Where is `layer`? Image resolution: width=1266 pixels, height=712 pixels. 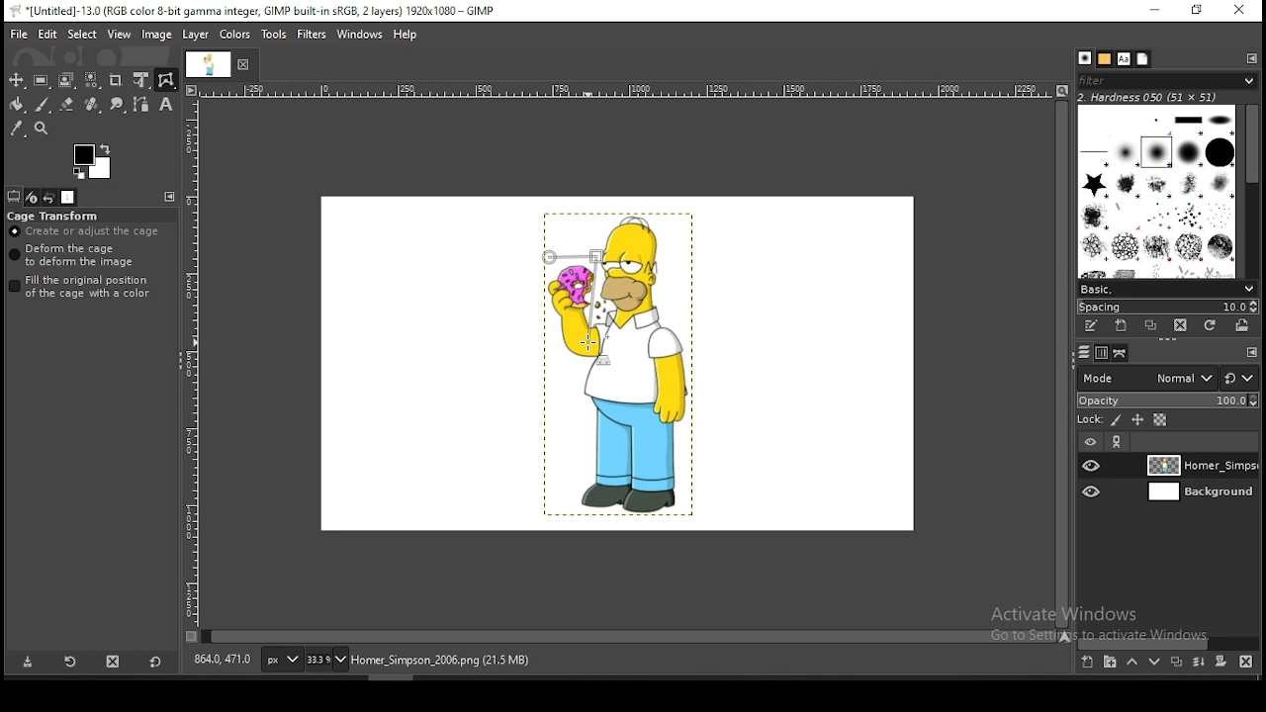
layer is located at coordinates (197, 36).